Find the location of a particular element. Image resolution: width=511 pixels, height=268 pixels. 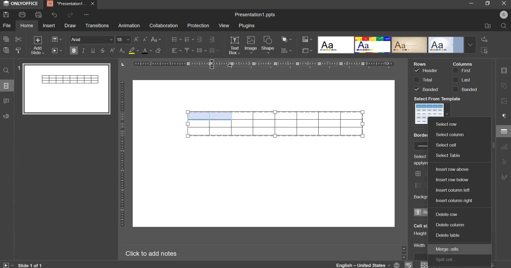

clear style is located at coordinates (158, 50).